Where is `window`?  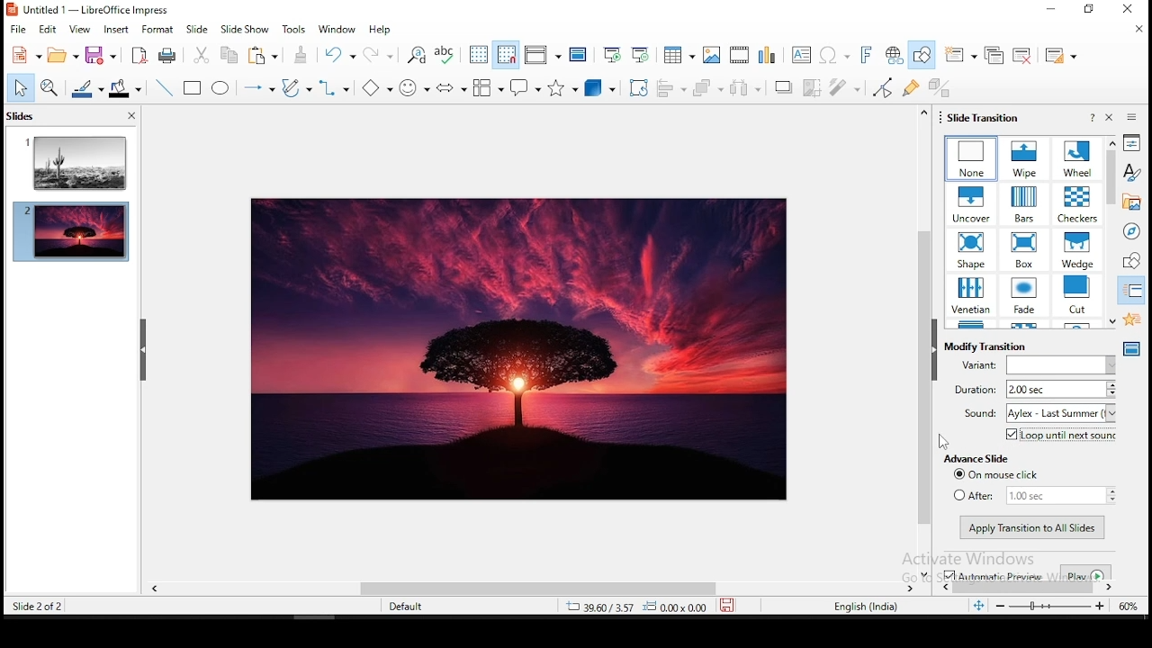
window is located at coordinates (337, 30).